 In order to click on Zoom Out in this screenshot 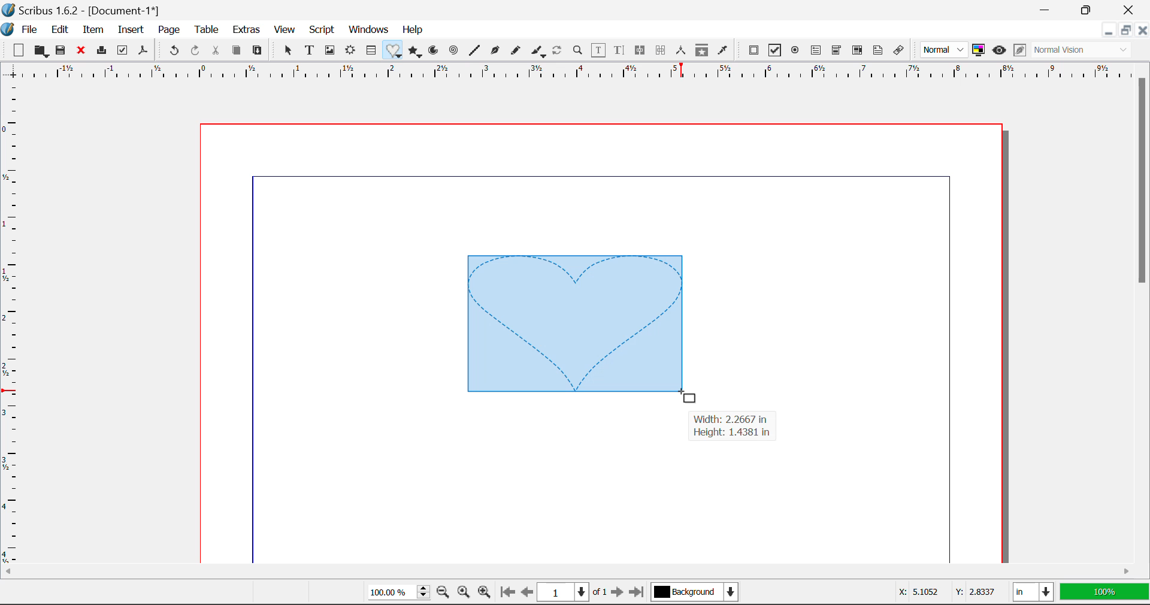, I will do `click(443, 593)`.